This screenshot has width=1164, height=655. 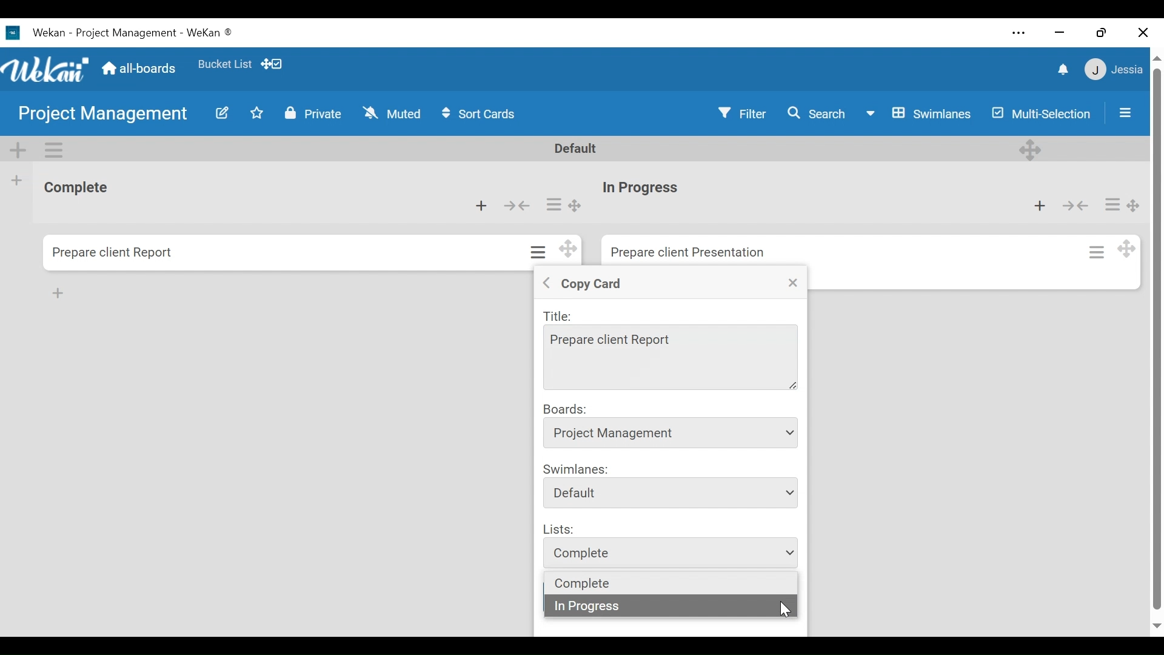 I want to click on notifications, so click(x=1068, y=69).